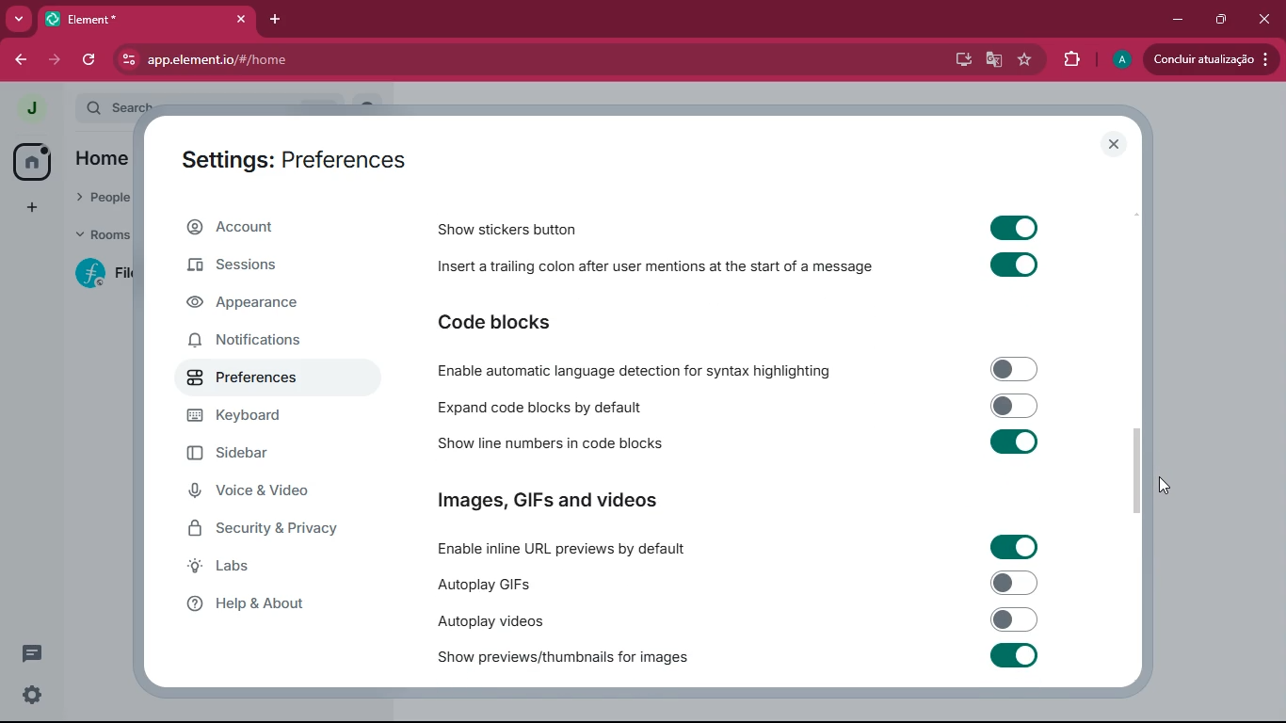 The image size is (1286, 723). Describe the element at coordinates (101, 161) in the screenshot. I see `home` at that location.